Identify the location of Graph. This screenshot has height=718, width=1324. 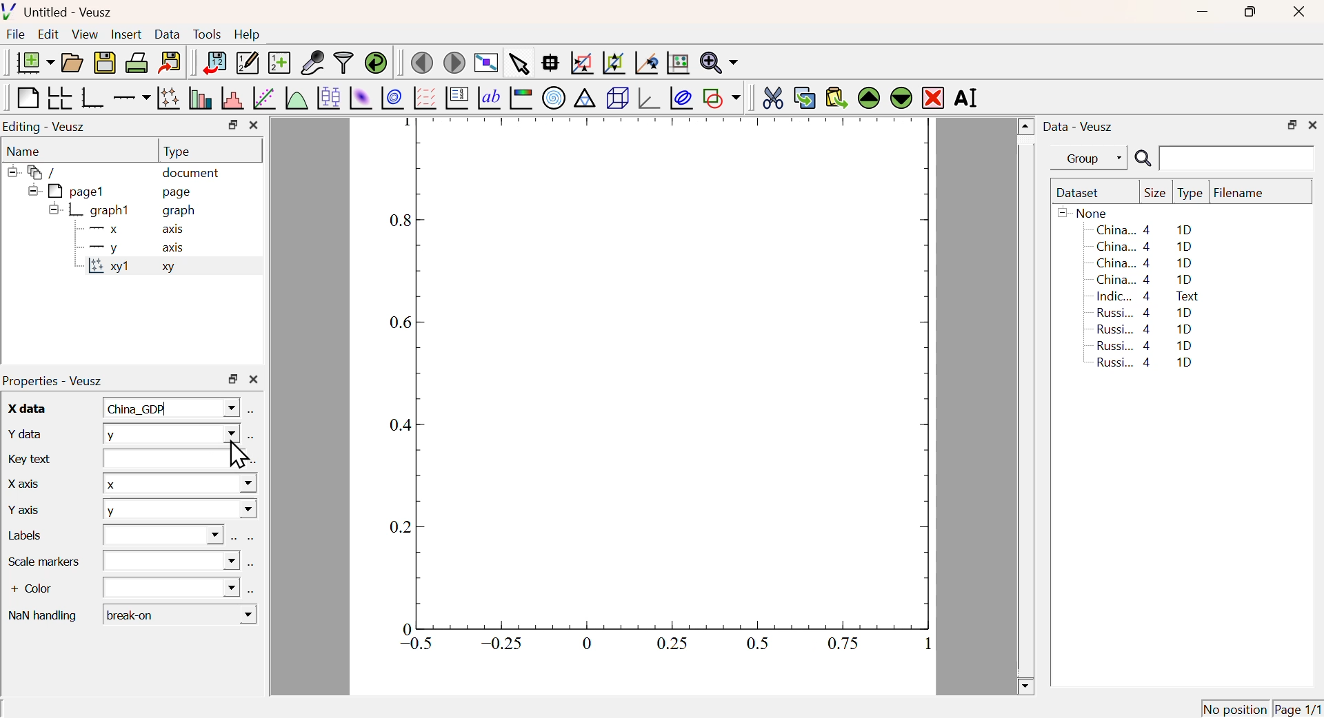
(652, 390).